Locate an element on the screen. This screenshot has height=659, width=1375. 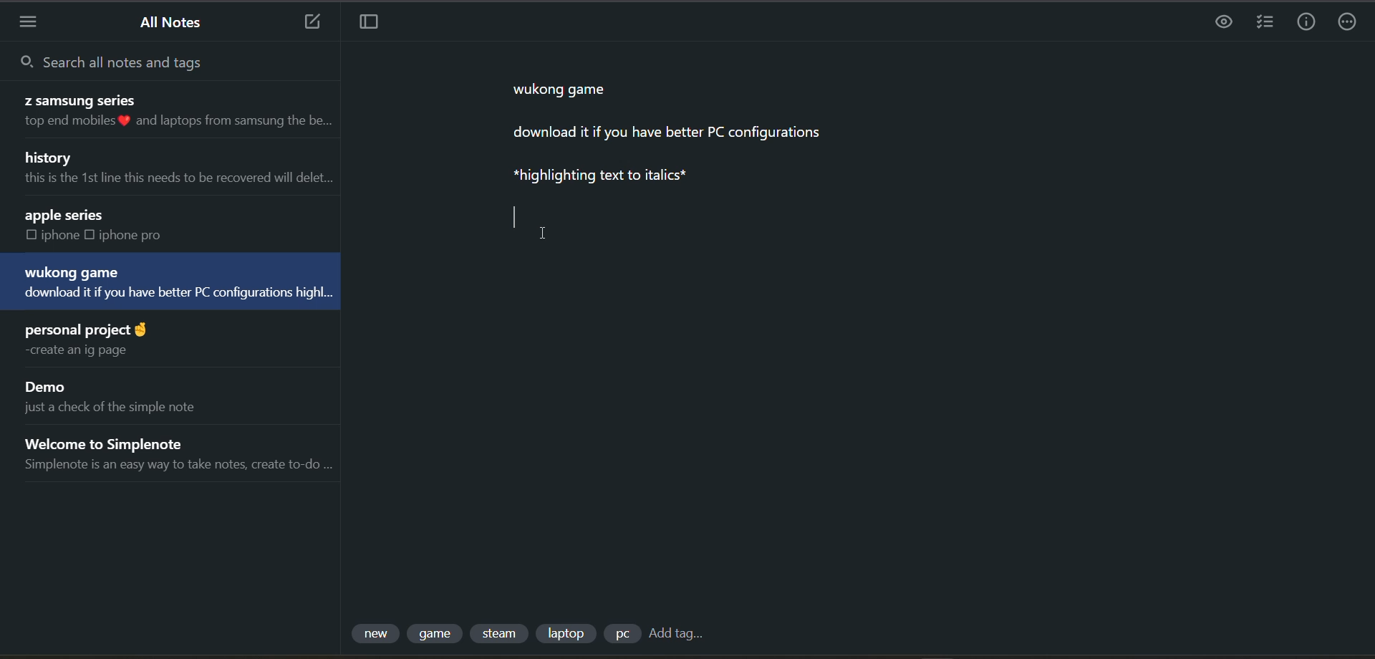
actions is located at coordinates (1343, 23).